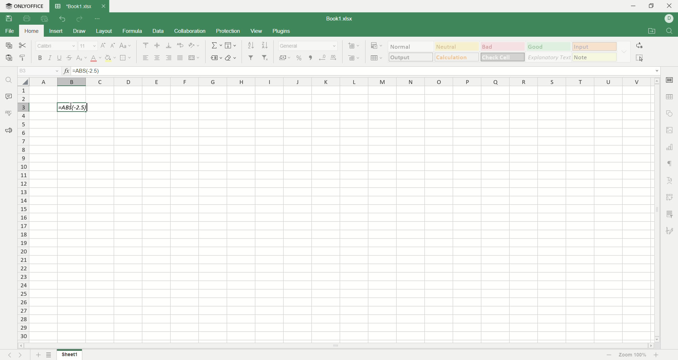 The image size is (678, 360). What do you see at coordinates (58, 45) in the screenshot?
I see `font name` at bounding box center [58, 45].